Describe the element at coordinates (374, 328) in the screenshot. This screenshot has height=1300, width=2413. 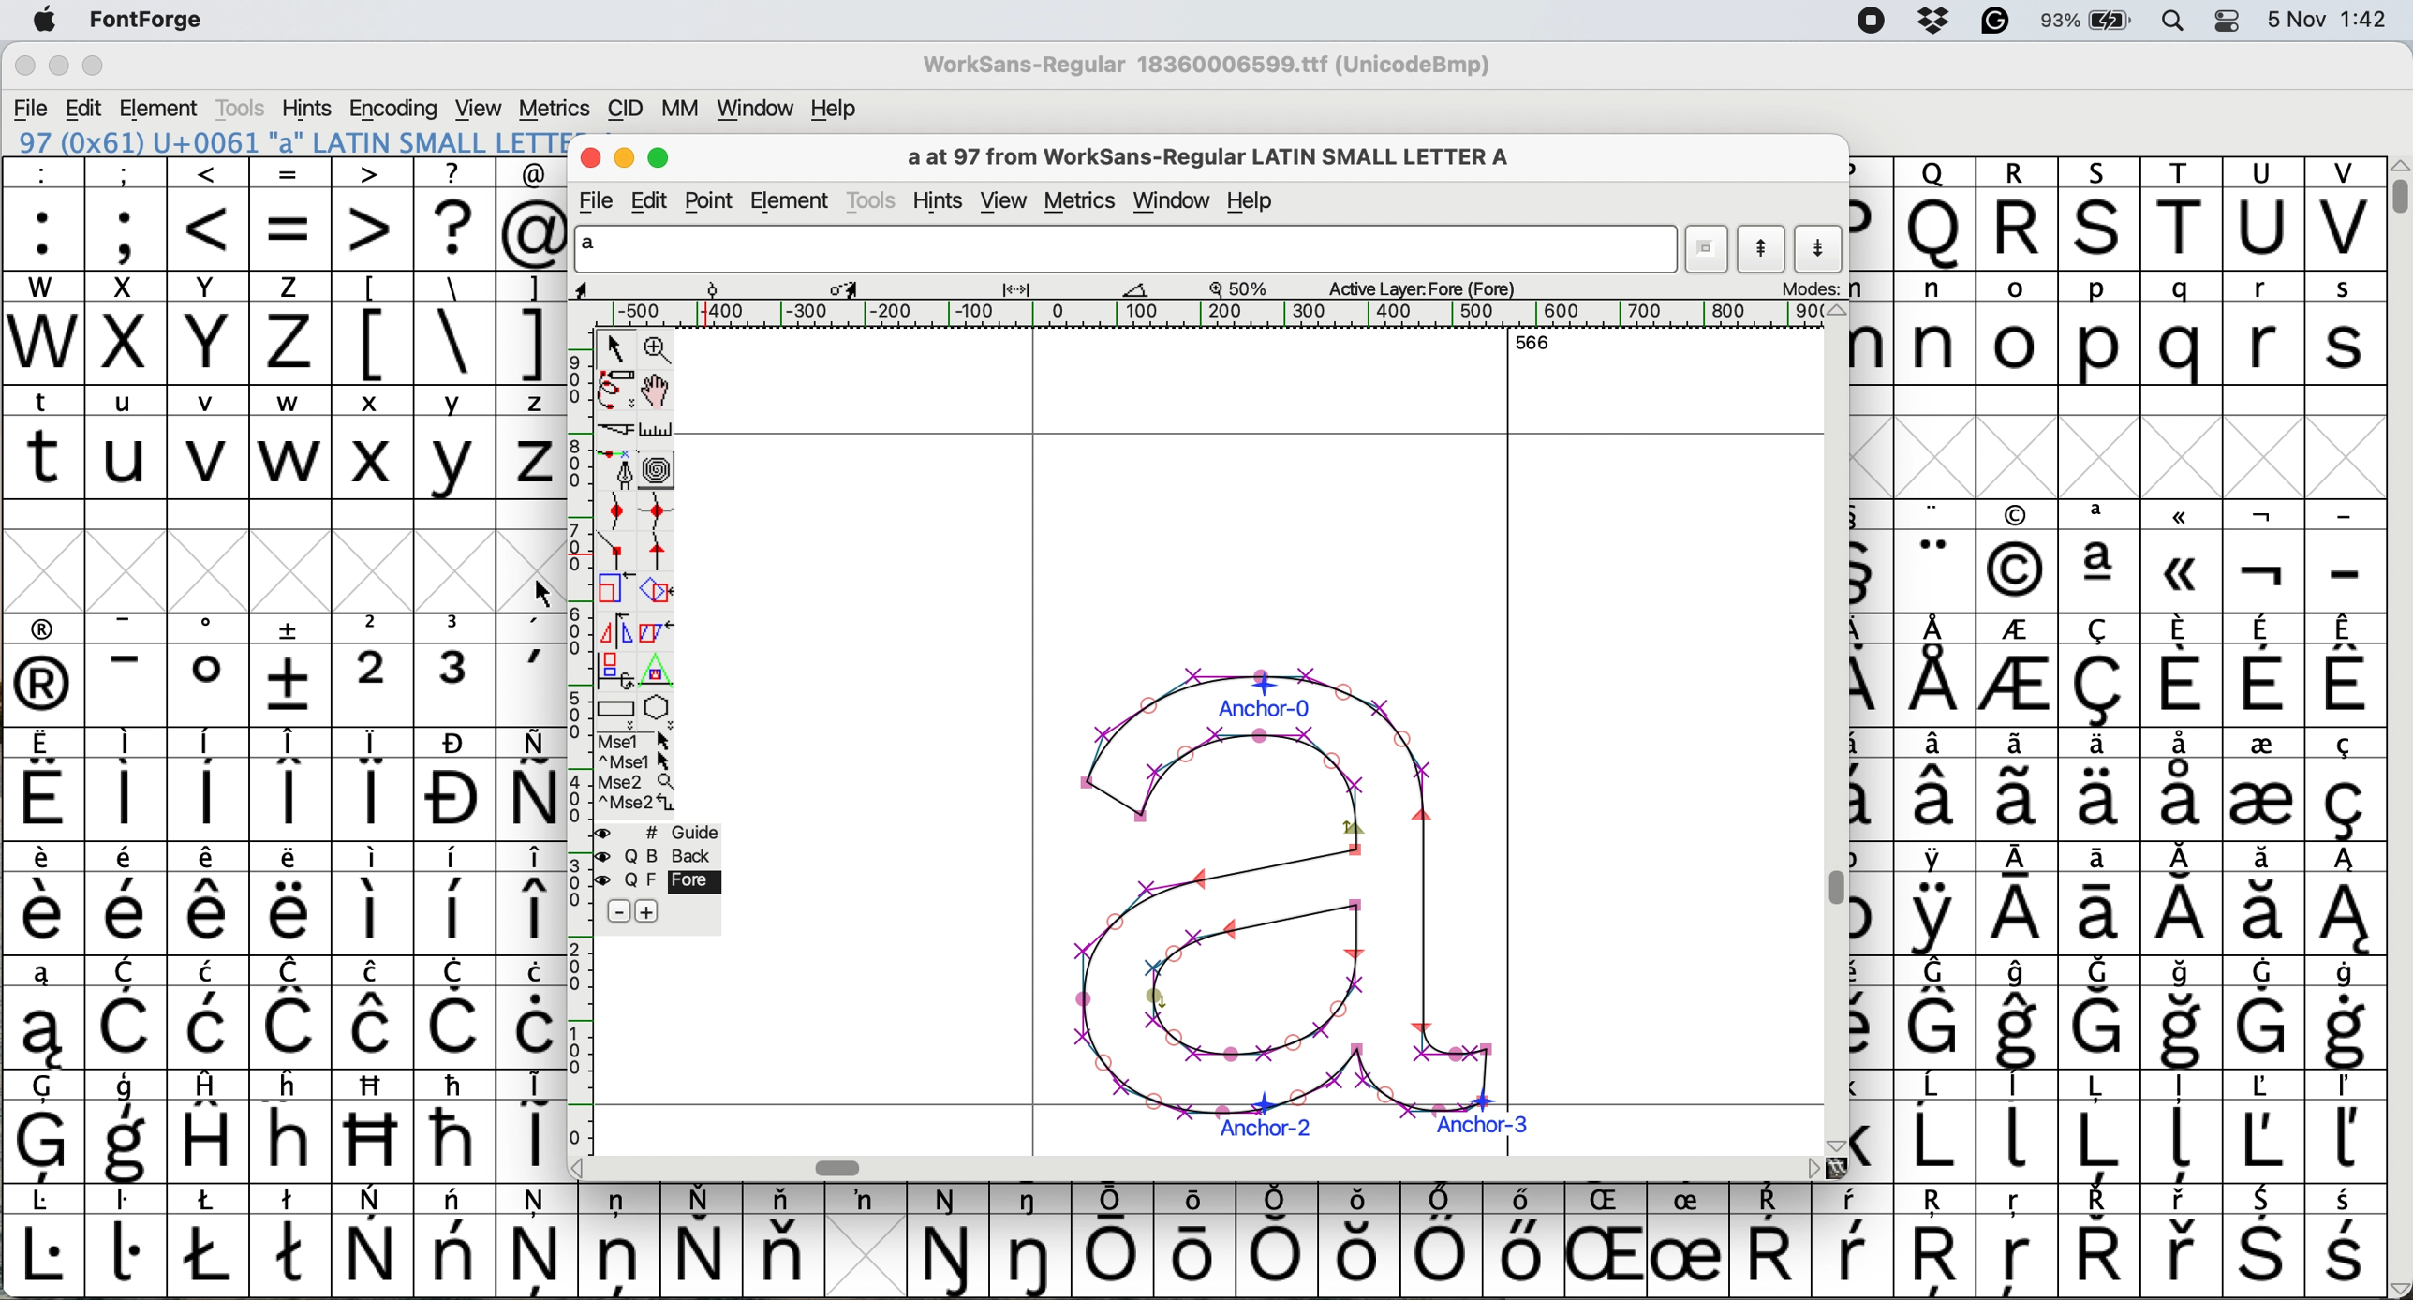
I see `[` at that location.